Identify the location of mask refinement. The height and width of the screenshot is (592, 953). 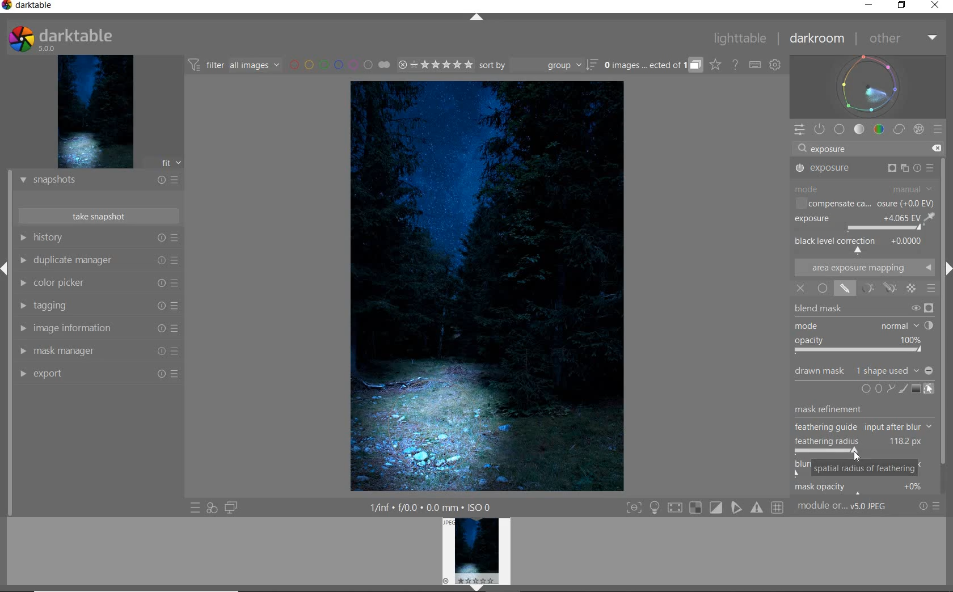
(859, 409).